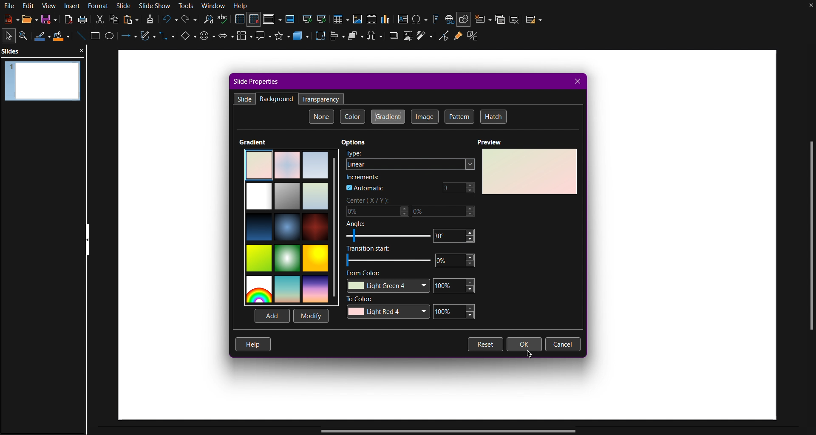 The height and width of the screenshot is (435, 816). What do you see at coordinates (464, 18) in the screenshot?
I see `Show Draw Functions` at bounding box center [464, 18].